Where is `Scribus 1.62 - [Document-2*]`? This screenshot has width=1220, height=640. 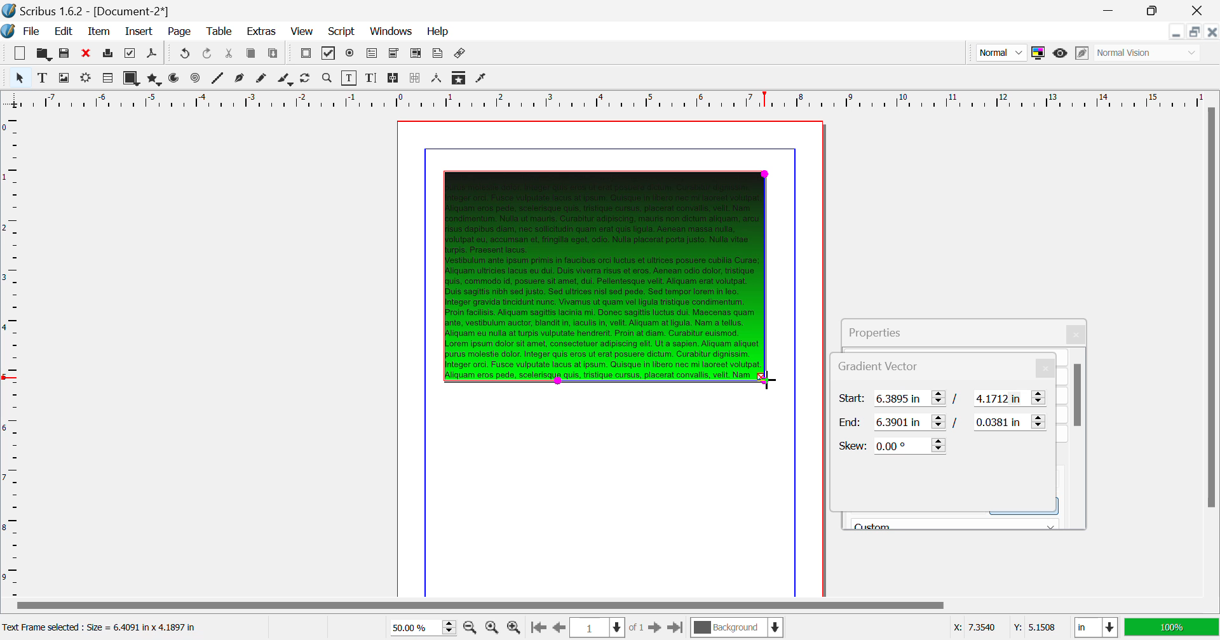
Scribus 1.62 - [Document-2*] is located at coordinates (87, 11).